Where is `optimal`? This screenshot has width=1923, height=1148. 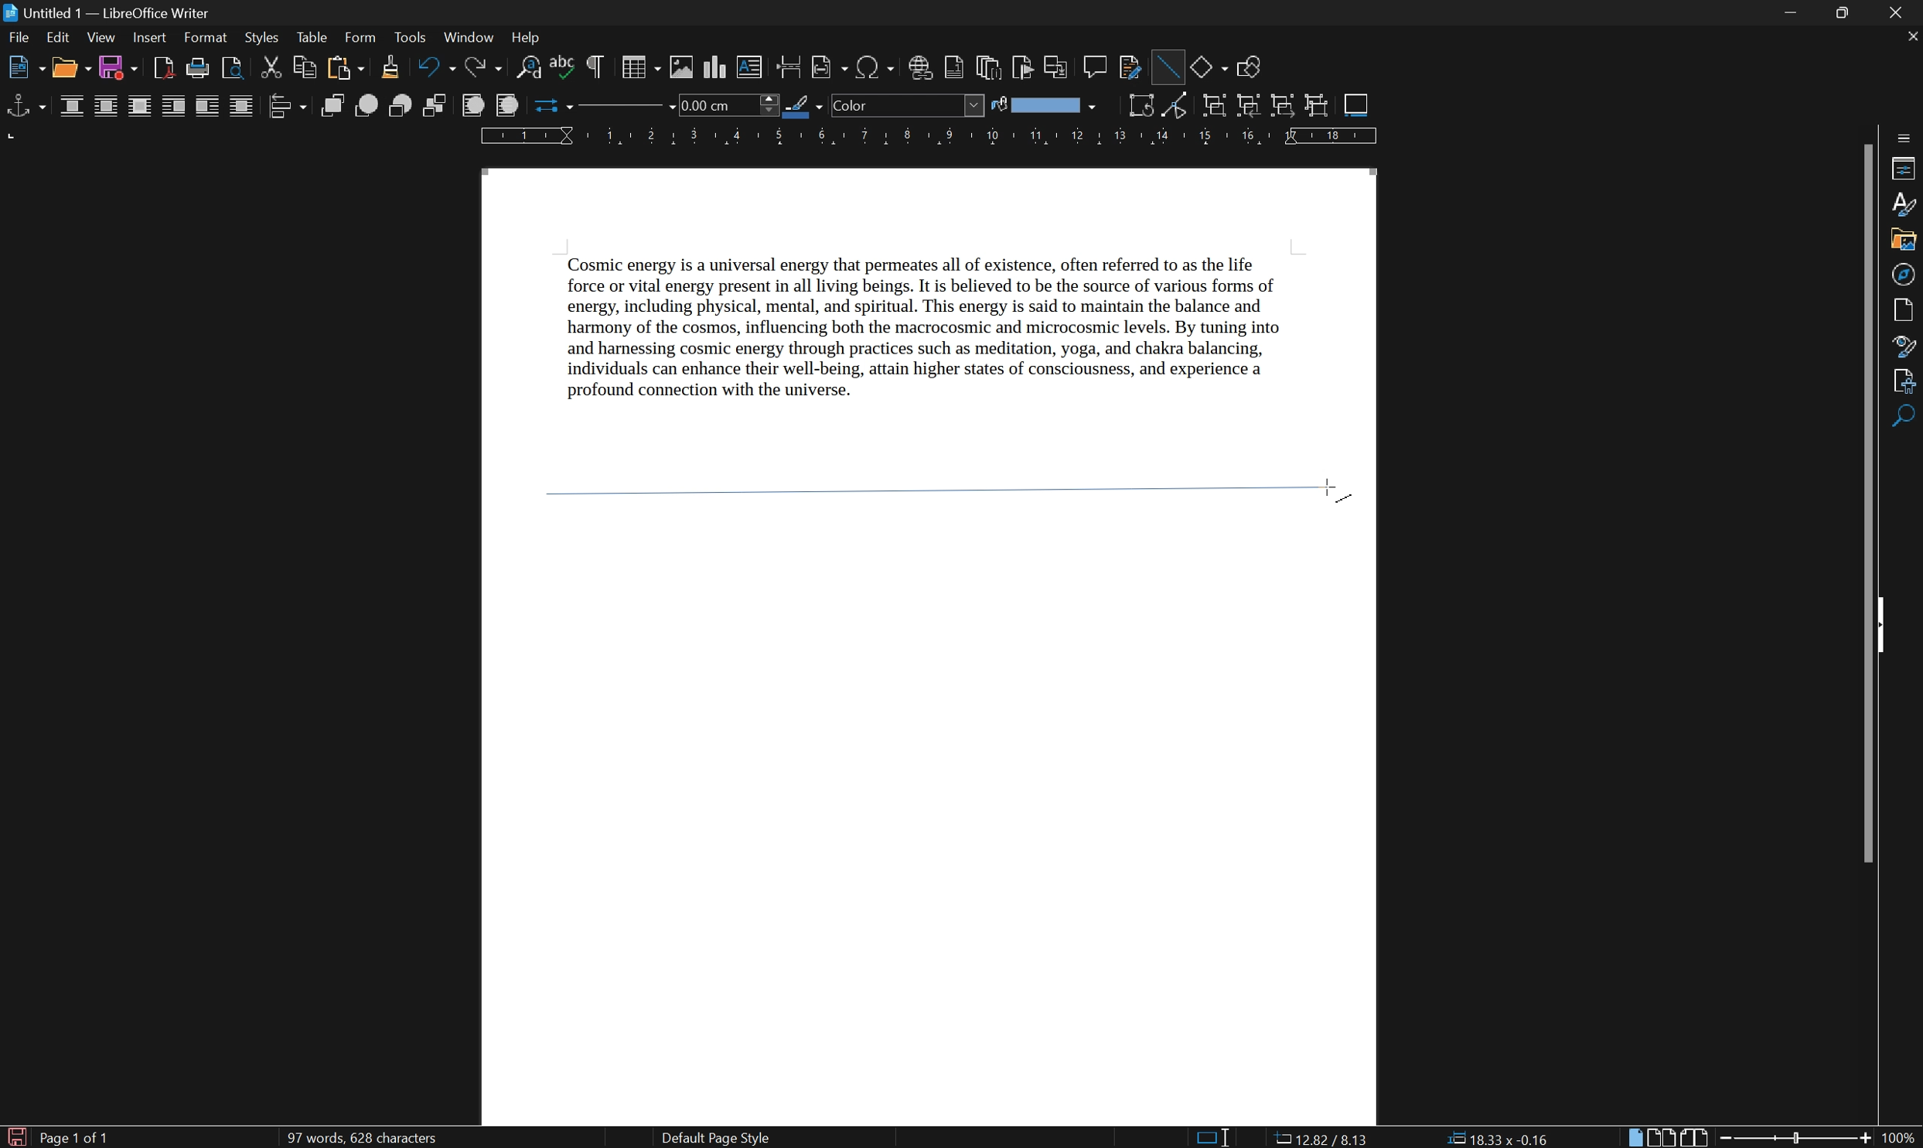
optimal is located at coordinates (138, 108).